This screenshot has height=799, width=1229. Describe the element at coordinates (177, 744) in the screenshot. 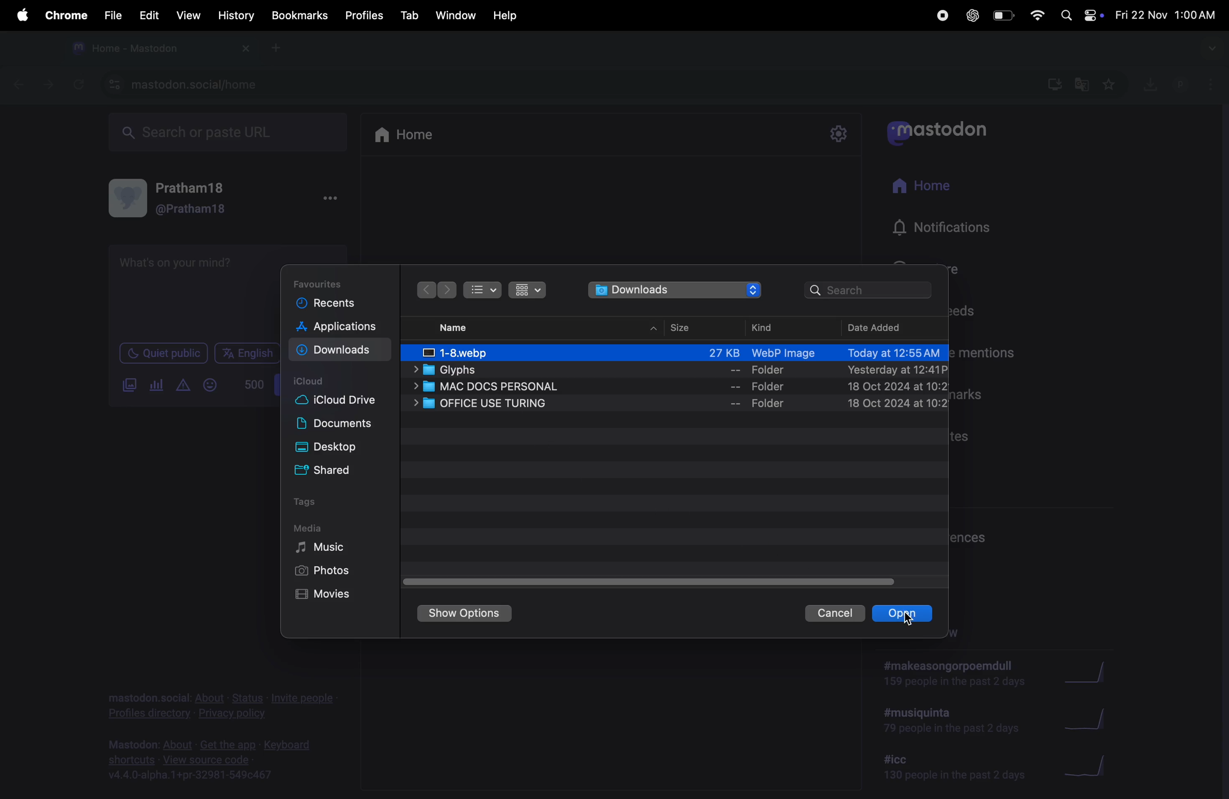

I see `about` at that location.